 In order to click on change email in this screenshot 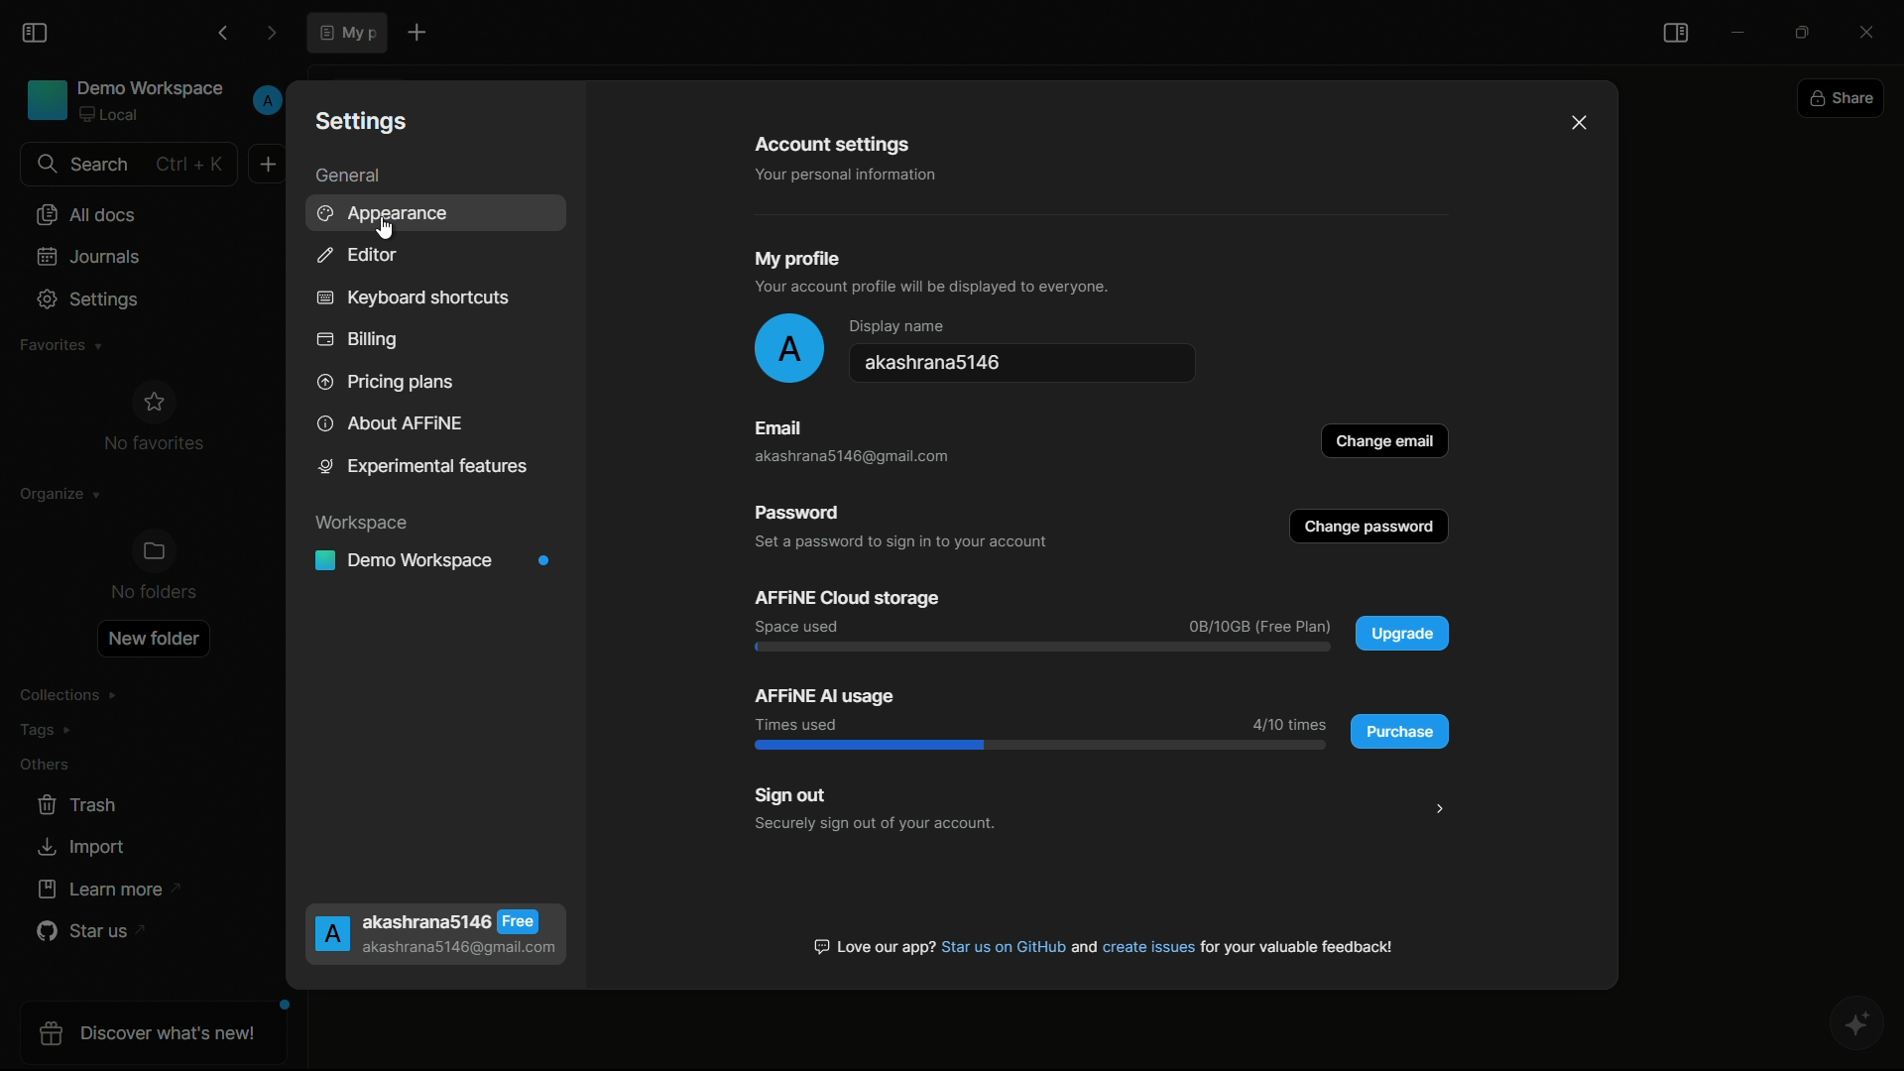, I will do `click(1388, 439)`.